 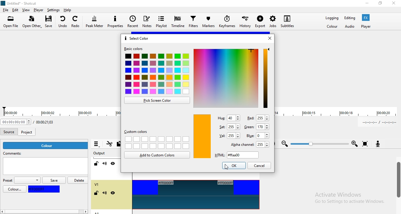 I want to click on close, so click(x=395, y=4).